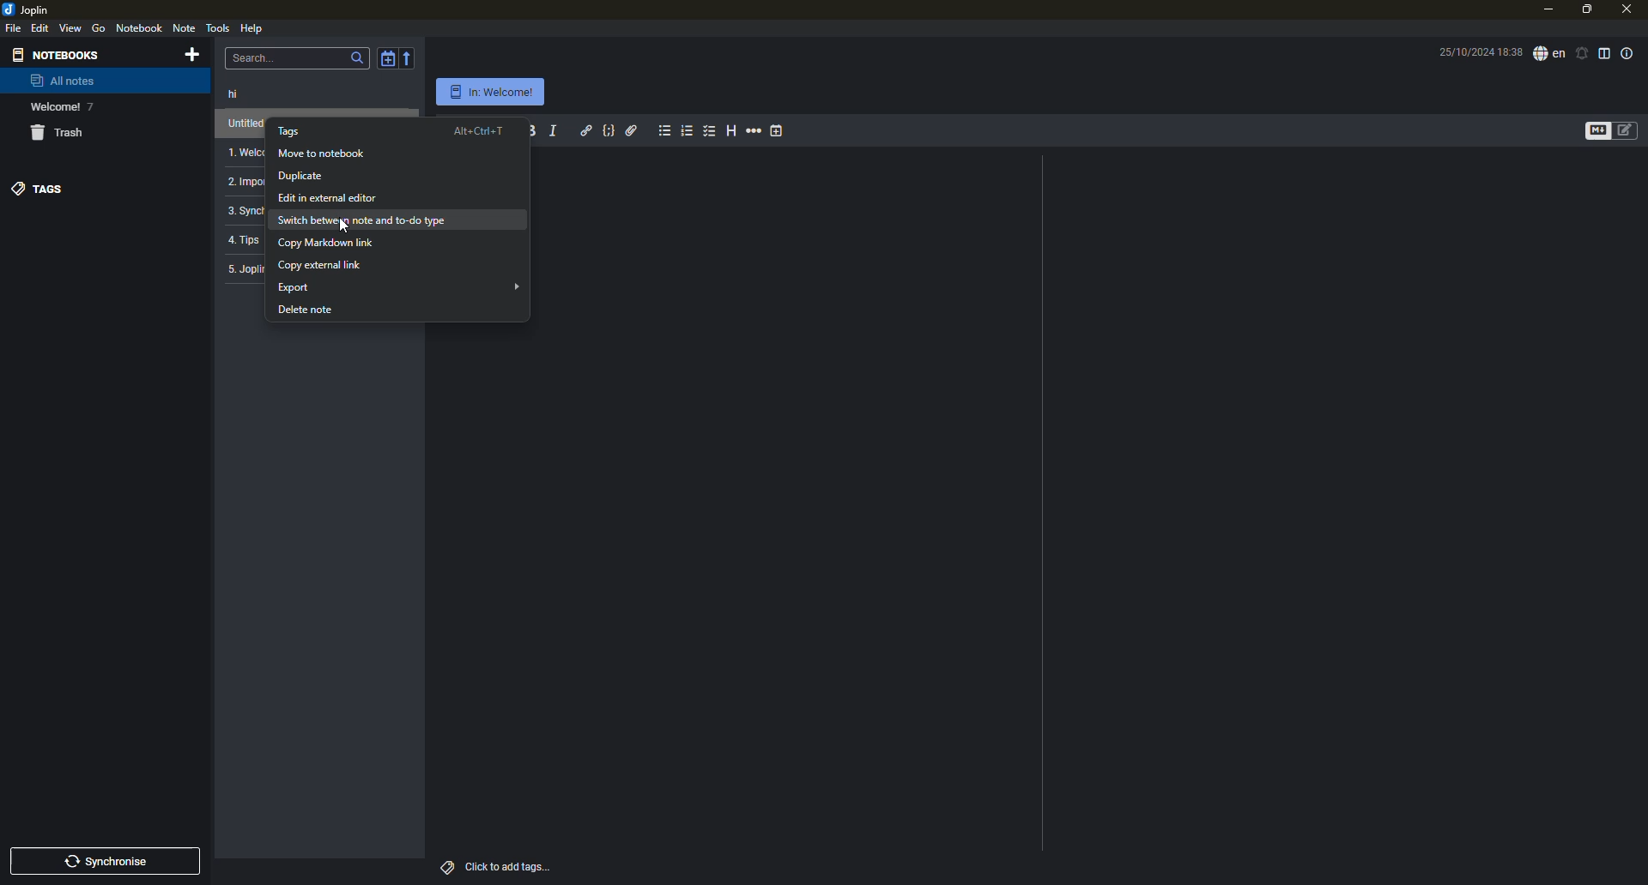 The image size is (1648, 885). What do you see at coordinates (754, 130) in the screenshot?
I see `horizontal rule` at bounding box center [754, 130].